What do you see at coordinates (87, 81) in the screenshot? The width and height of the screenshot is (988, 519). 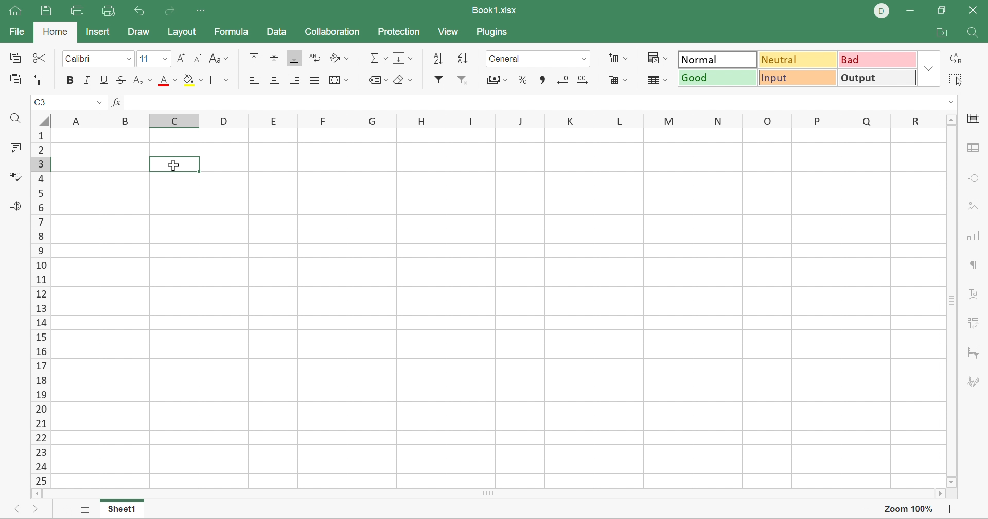 I see `Italic` at bounding box center [87, 81].